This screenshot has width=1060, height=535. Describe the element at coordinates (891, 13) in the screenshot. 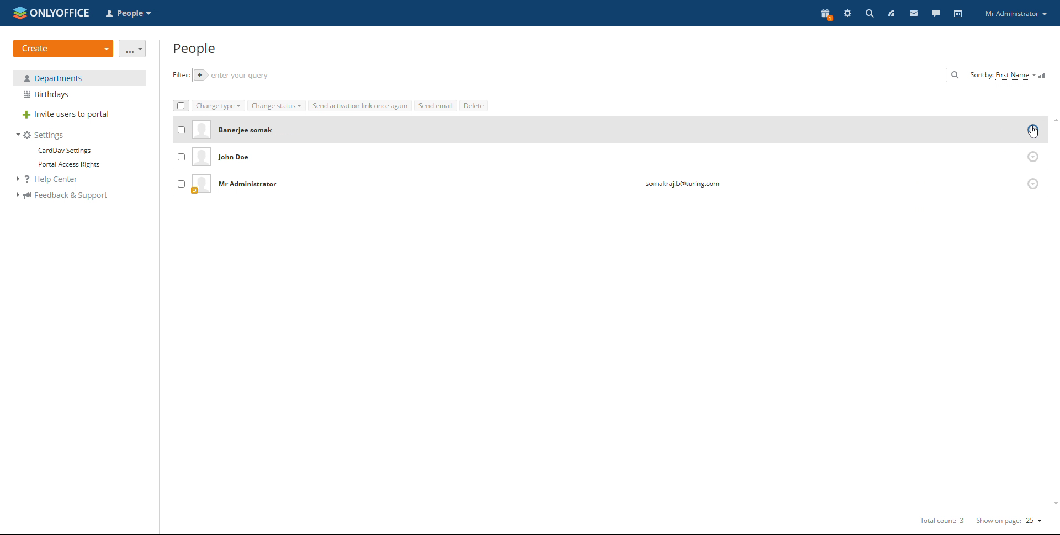

I see `feed` at that location.